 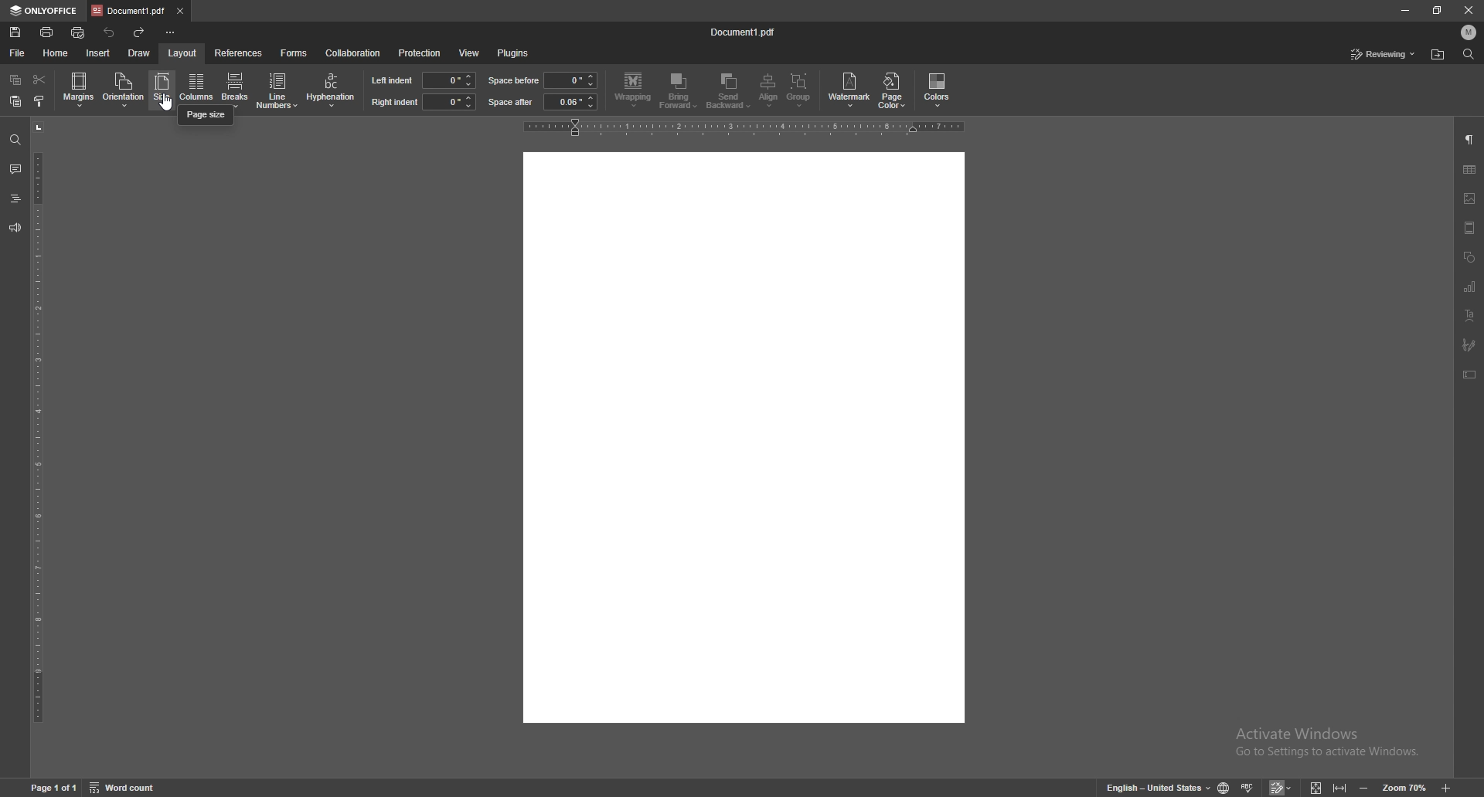 What do you see at coordinates (569, 80) in the screenshot?
I see `input space before` at bounding box center [569, 80].